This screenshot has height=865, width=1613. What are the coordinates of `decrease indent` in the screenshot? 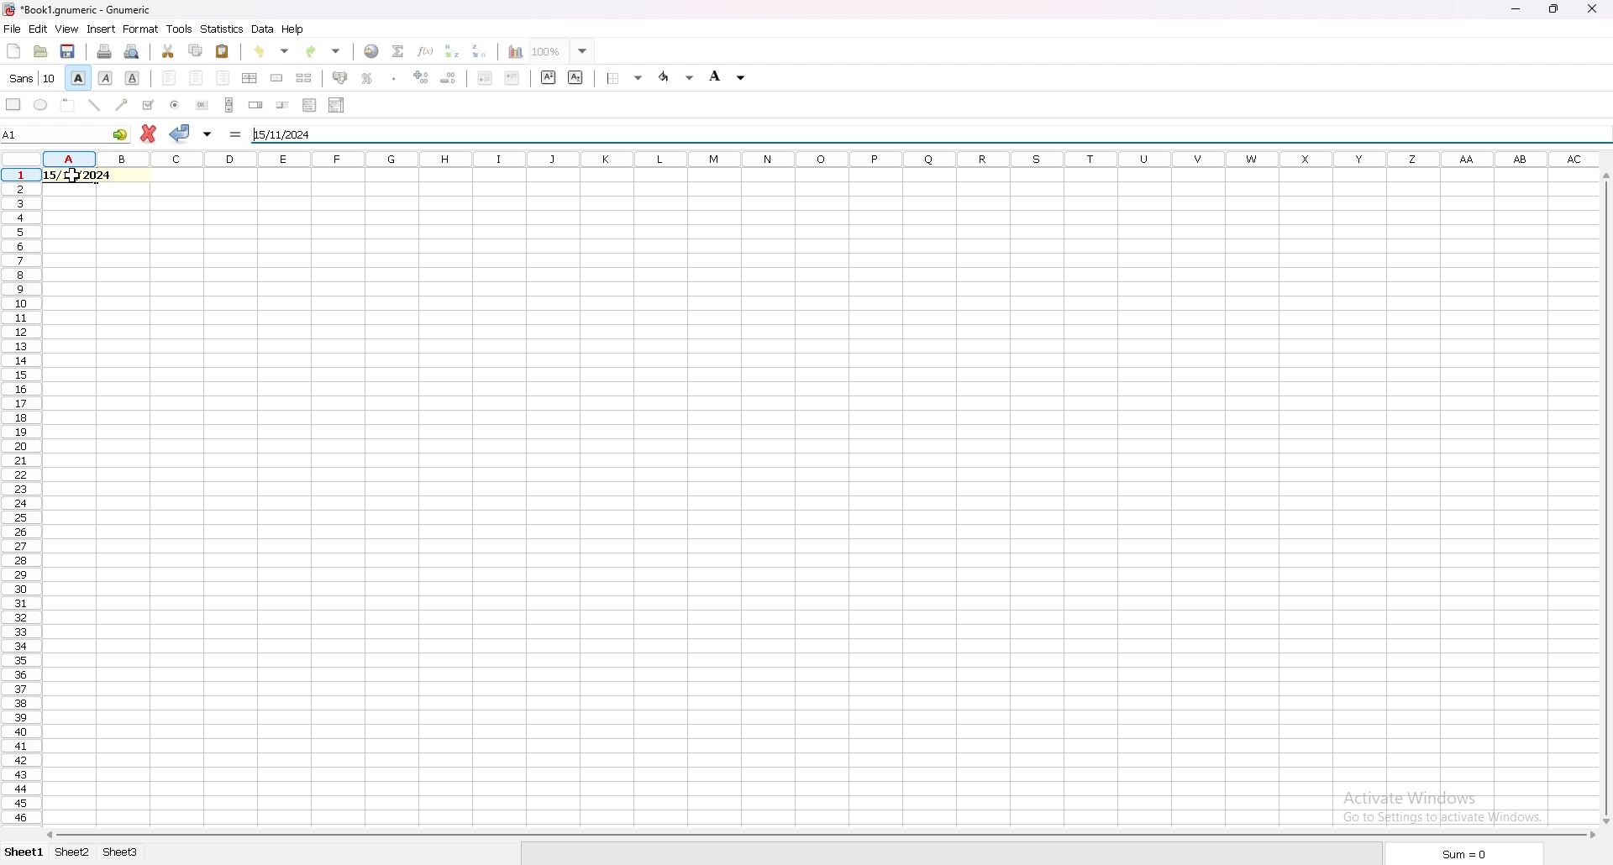 It's located at (486, 77).